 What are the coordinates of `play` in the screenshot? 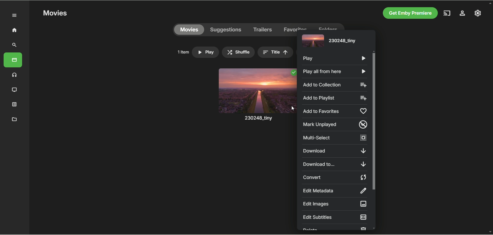 It's located at (335, 59).